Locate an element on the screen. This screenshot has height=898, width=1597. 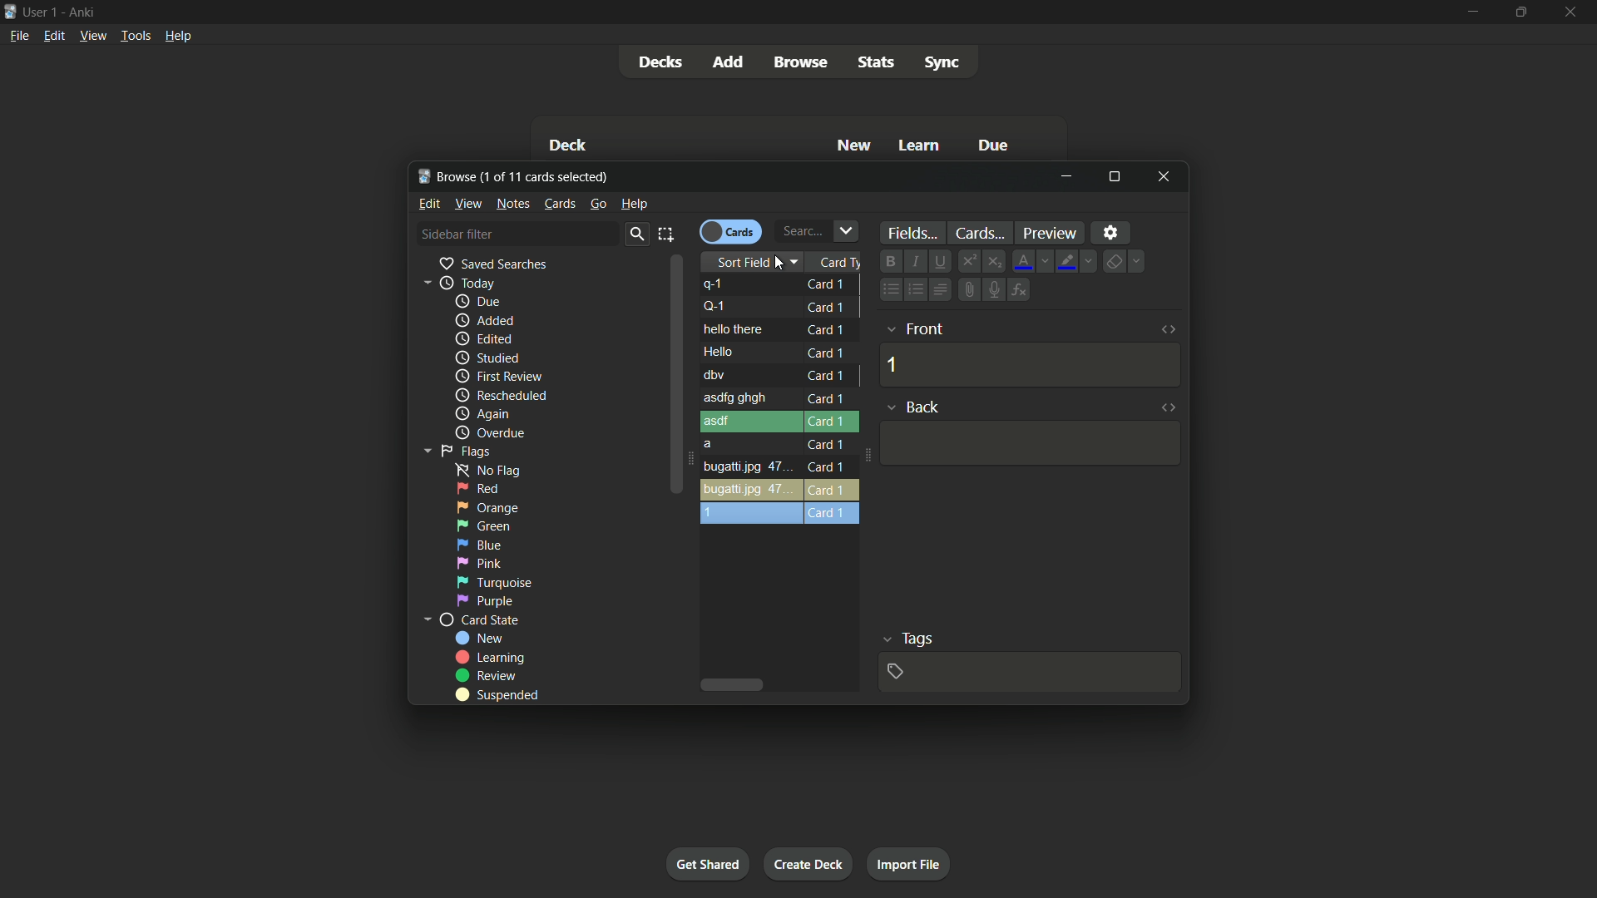
font color is located at coordinates (1025, 261).